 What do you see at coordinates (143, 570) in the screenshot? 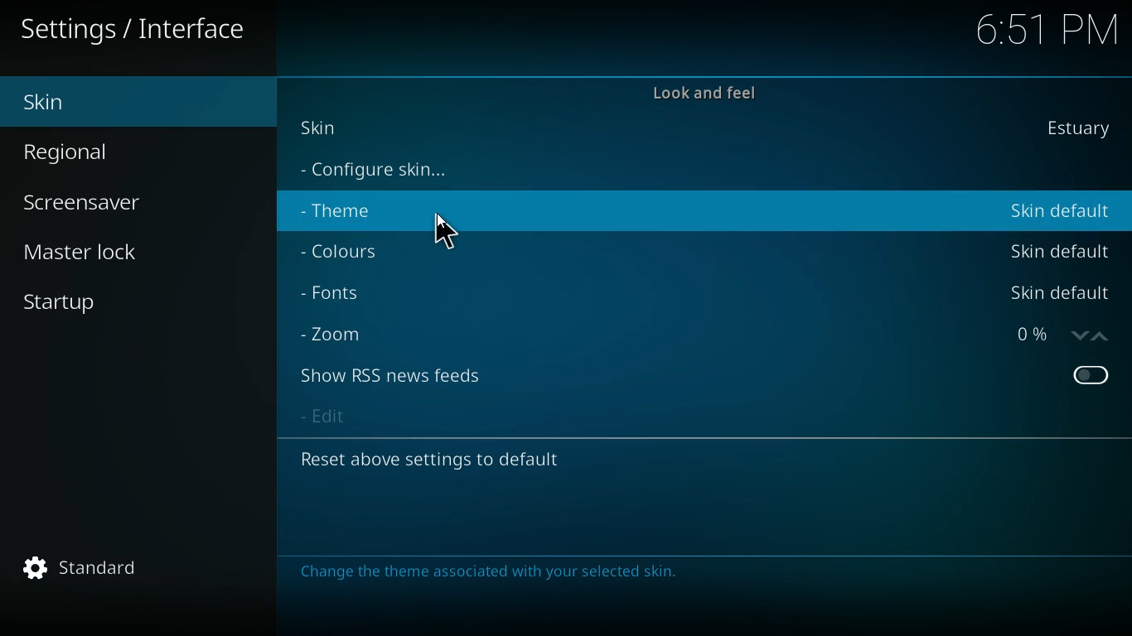
I see `standard` at bounding box center [143, 570].